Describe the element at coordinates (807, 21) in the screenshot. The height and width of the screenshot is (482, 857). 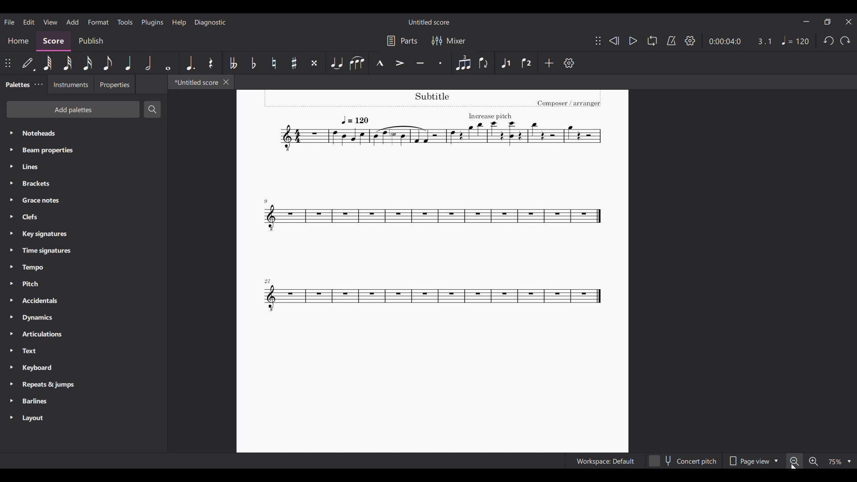
I see `Minimize` at that location.